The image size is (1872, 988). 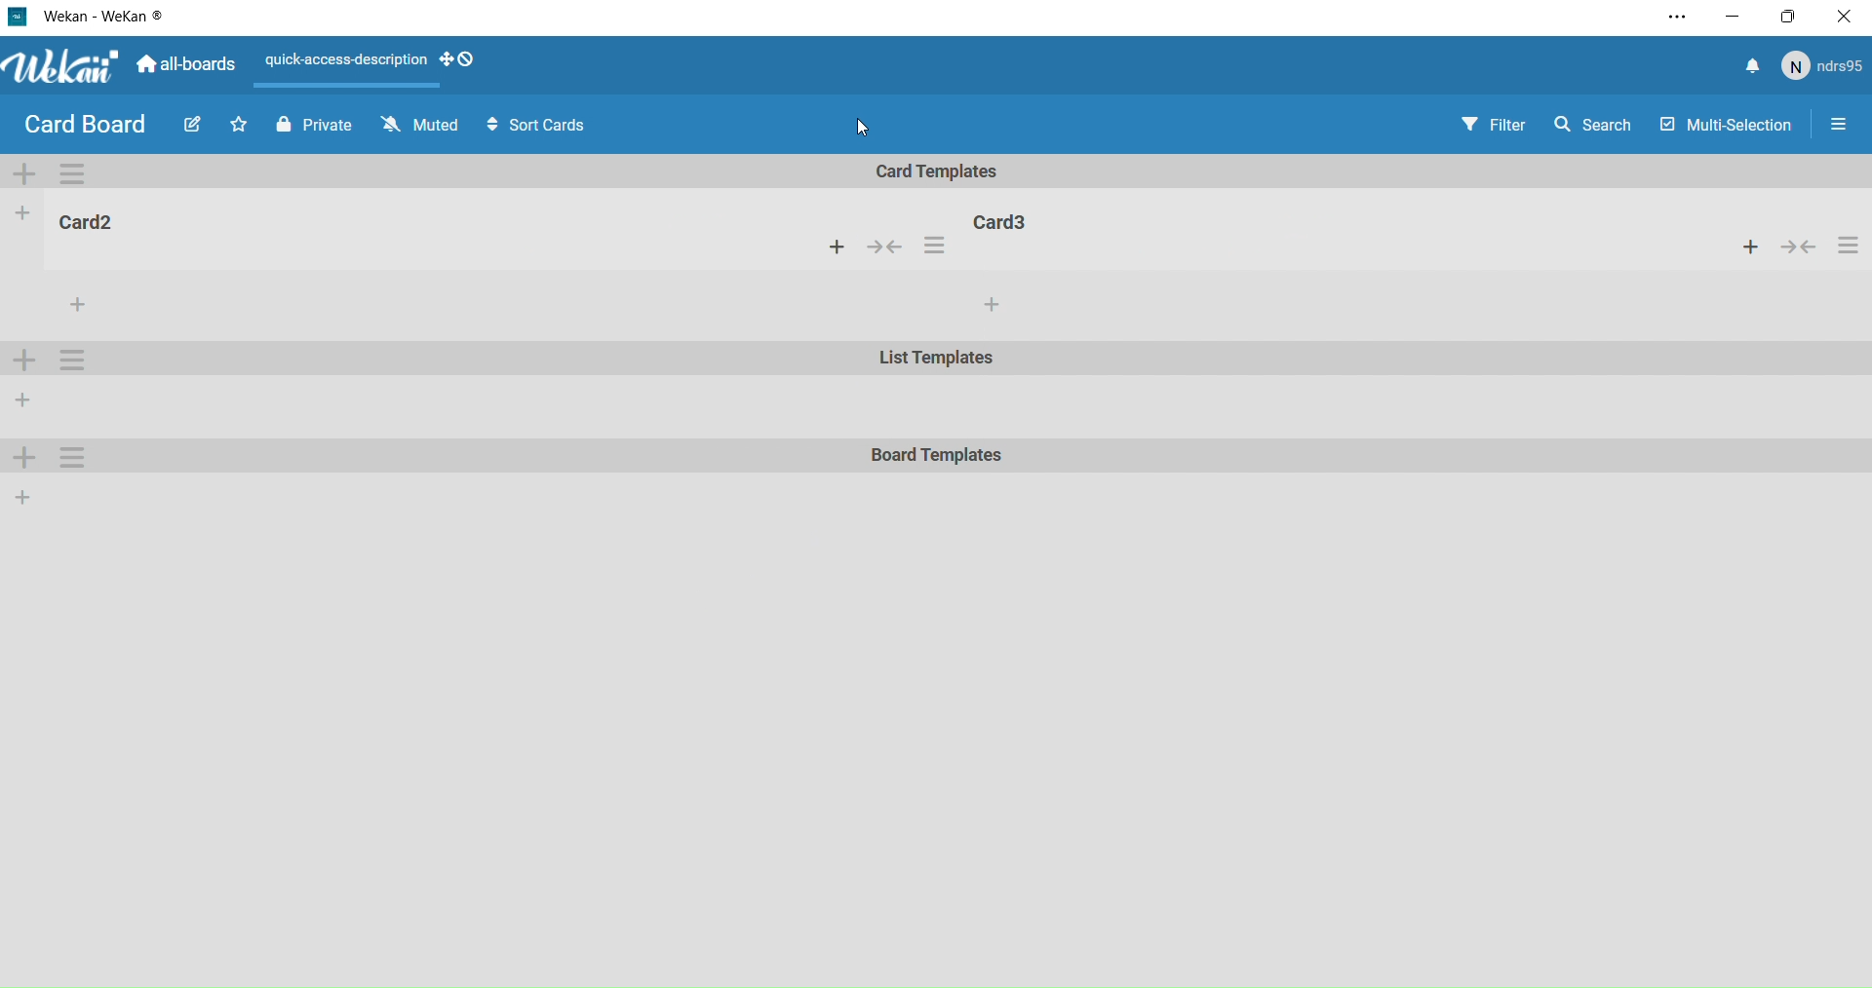 What do you see at coordinates (190, 123) in the screenshot?
I see `Edit` at bounding box center [190, 123].